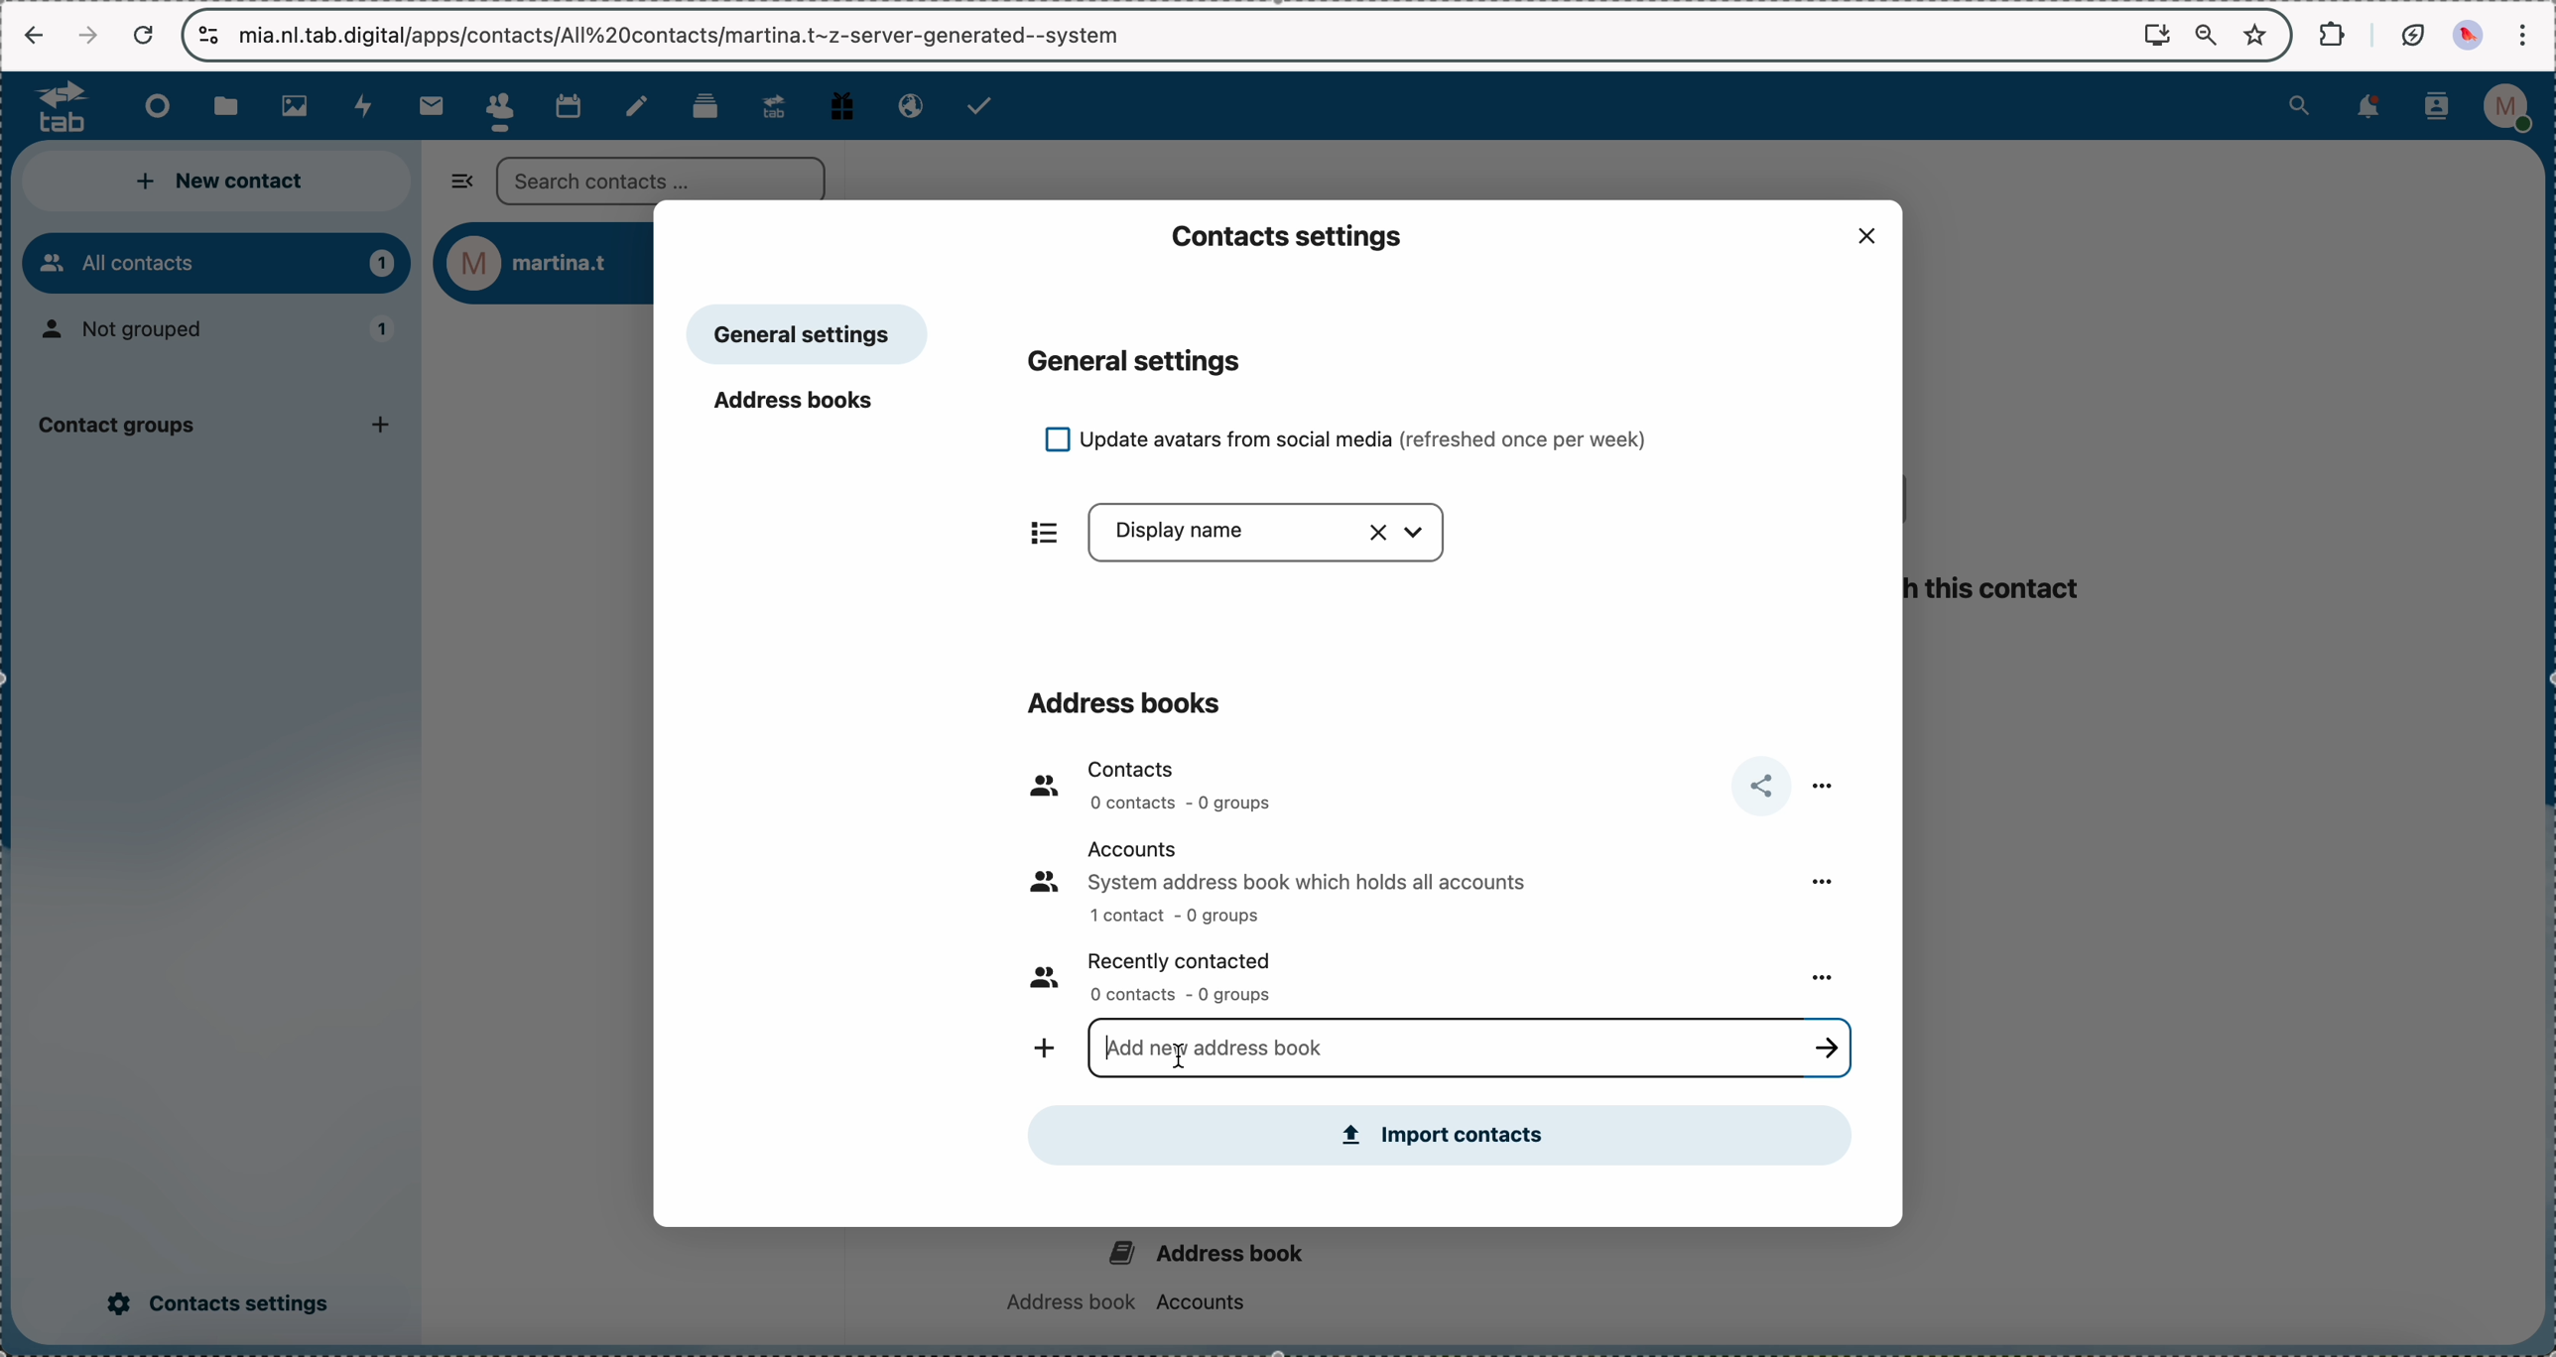 The height and width of the screenshot is (1357, 2556). I want to click on activity, so click(369, 106).